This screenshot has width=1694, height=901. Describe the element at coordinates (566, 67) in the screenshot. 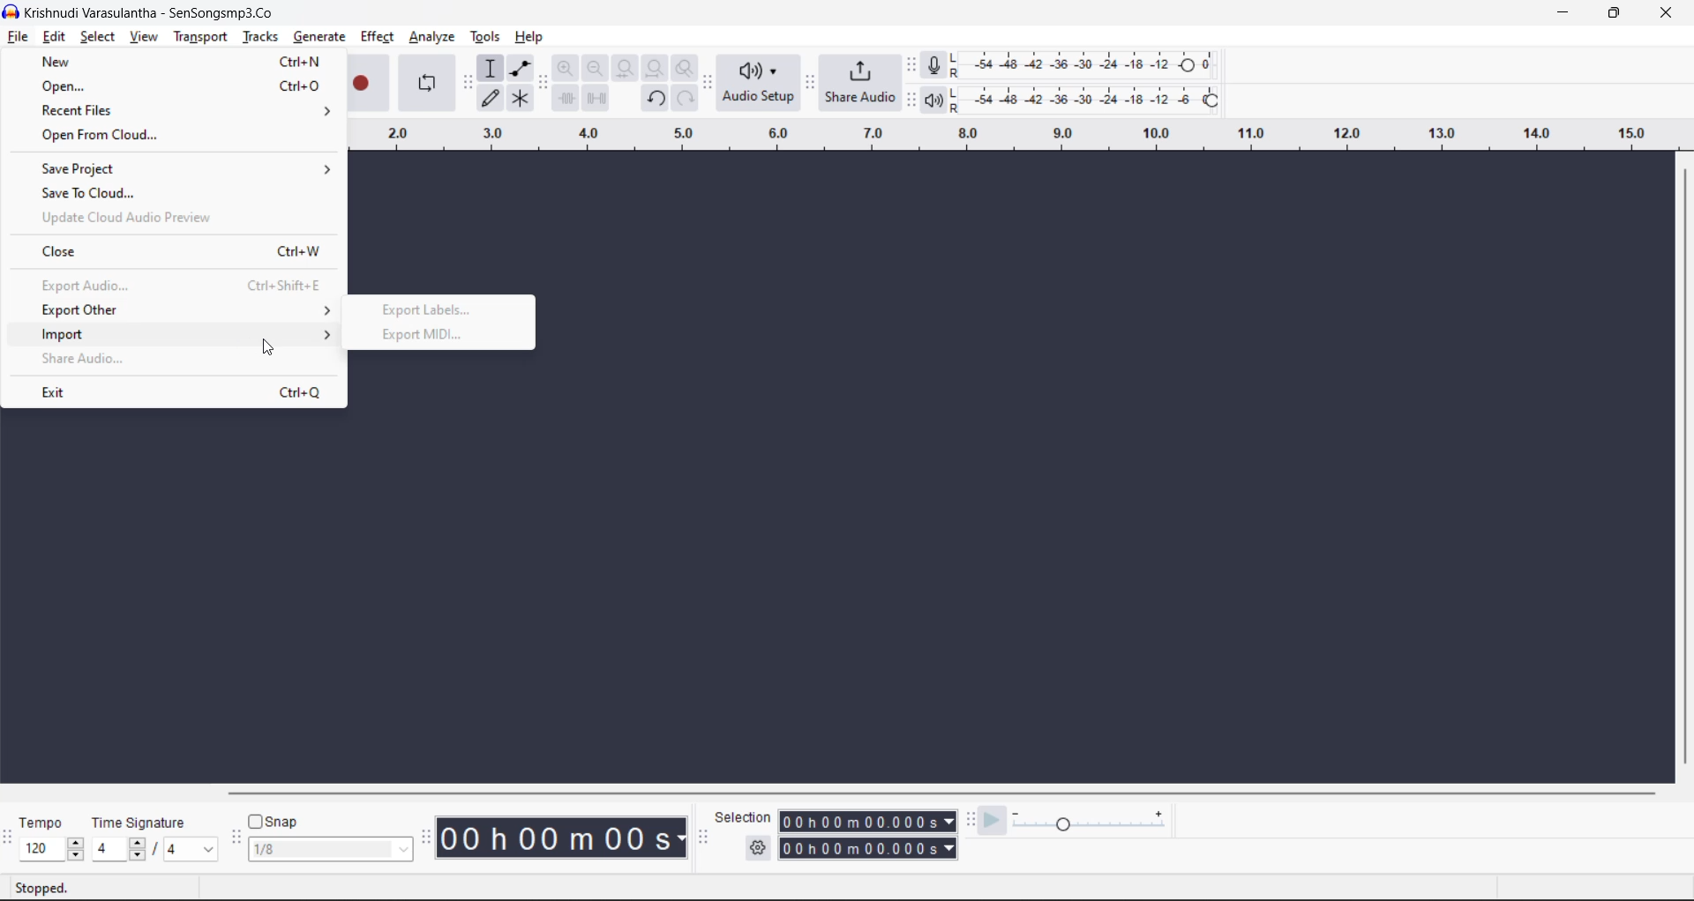

I see `zoom in` at that location.